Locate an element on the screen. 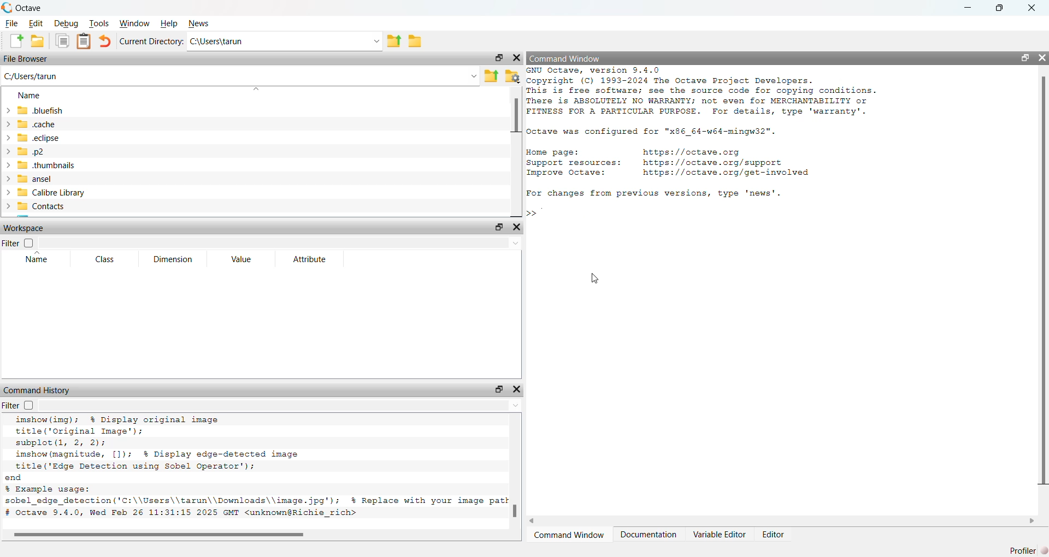  Value is located at coordinates (244, 259).